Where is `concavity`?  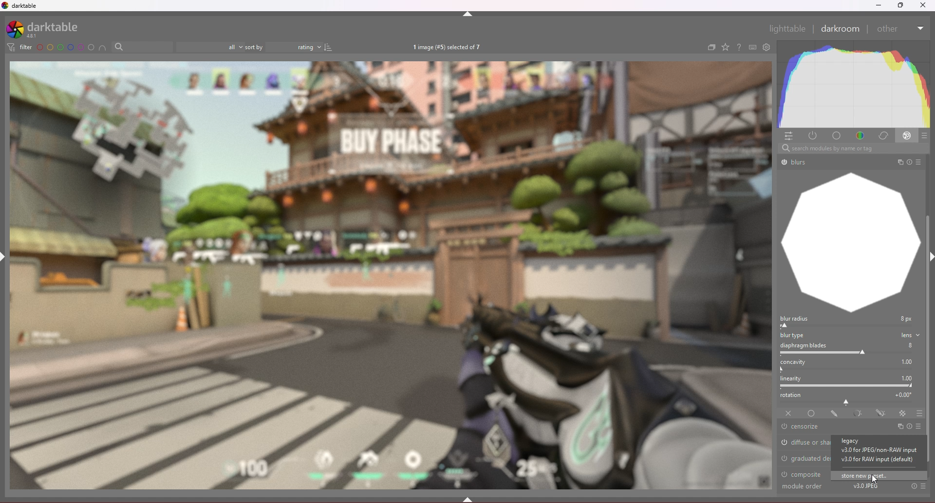 concavity is located at coordinates (850, 365).